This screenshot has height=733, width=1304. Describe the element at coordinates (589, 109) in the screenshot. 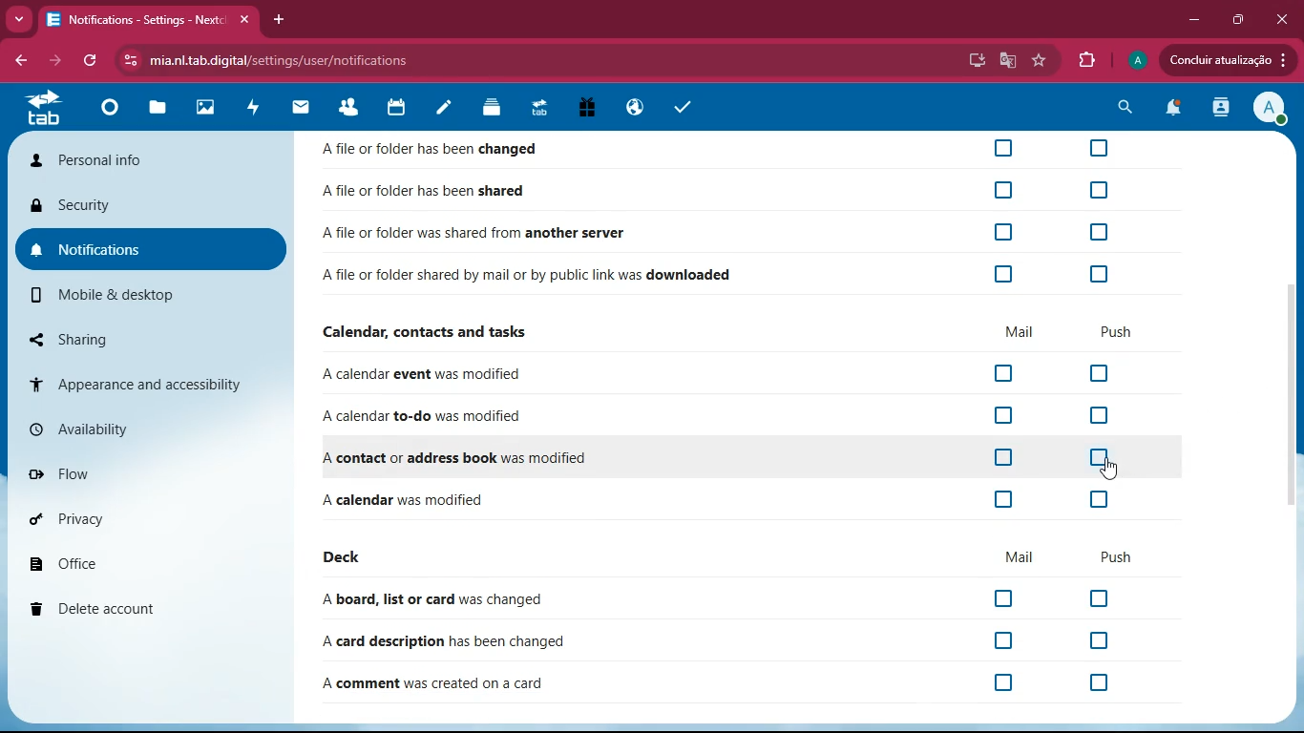

I see `gift` at that location.